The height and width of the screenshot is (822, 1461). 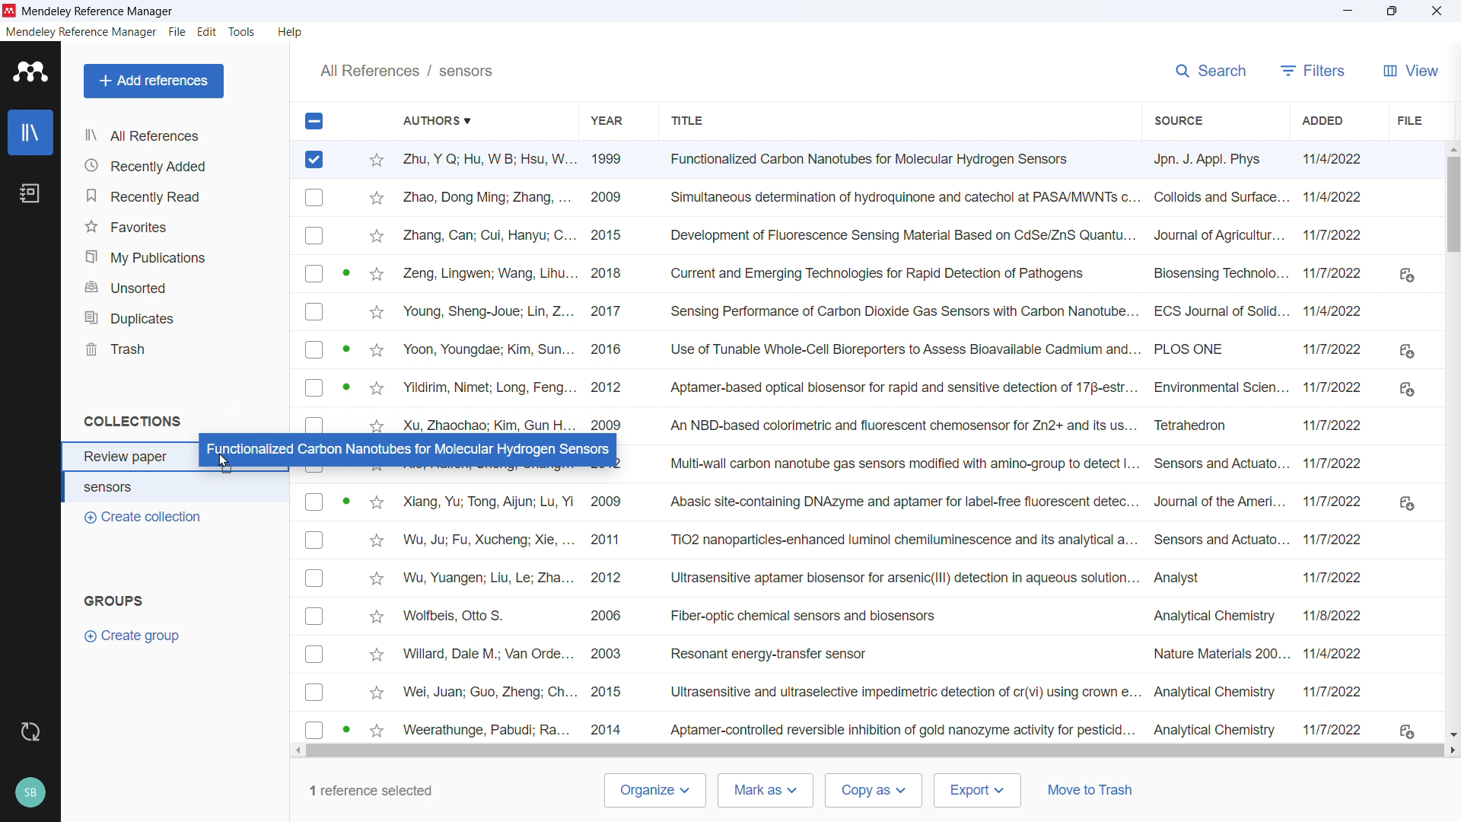 I want to click on Add reference , so click(x=154, y=81).